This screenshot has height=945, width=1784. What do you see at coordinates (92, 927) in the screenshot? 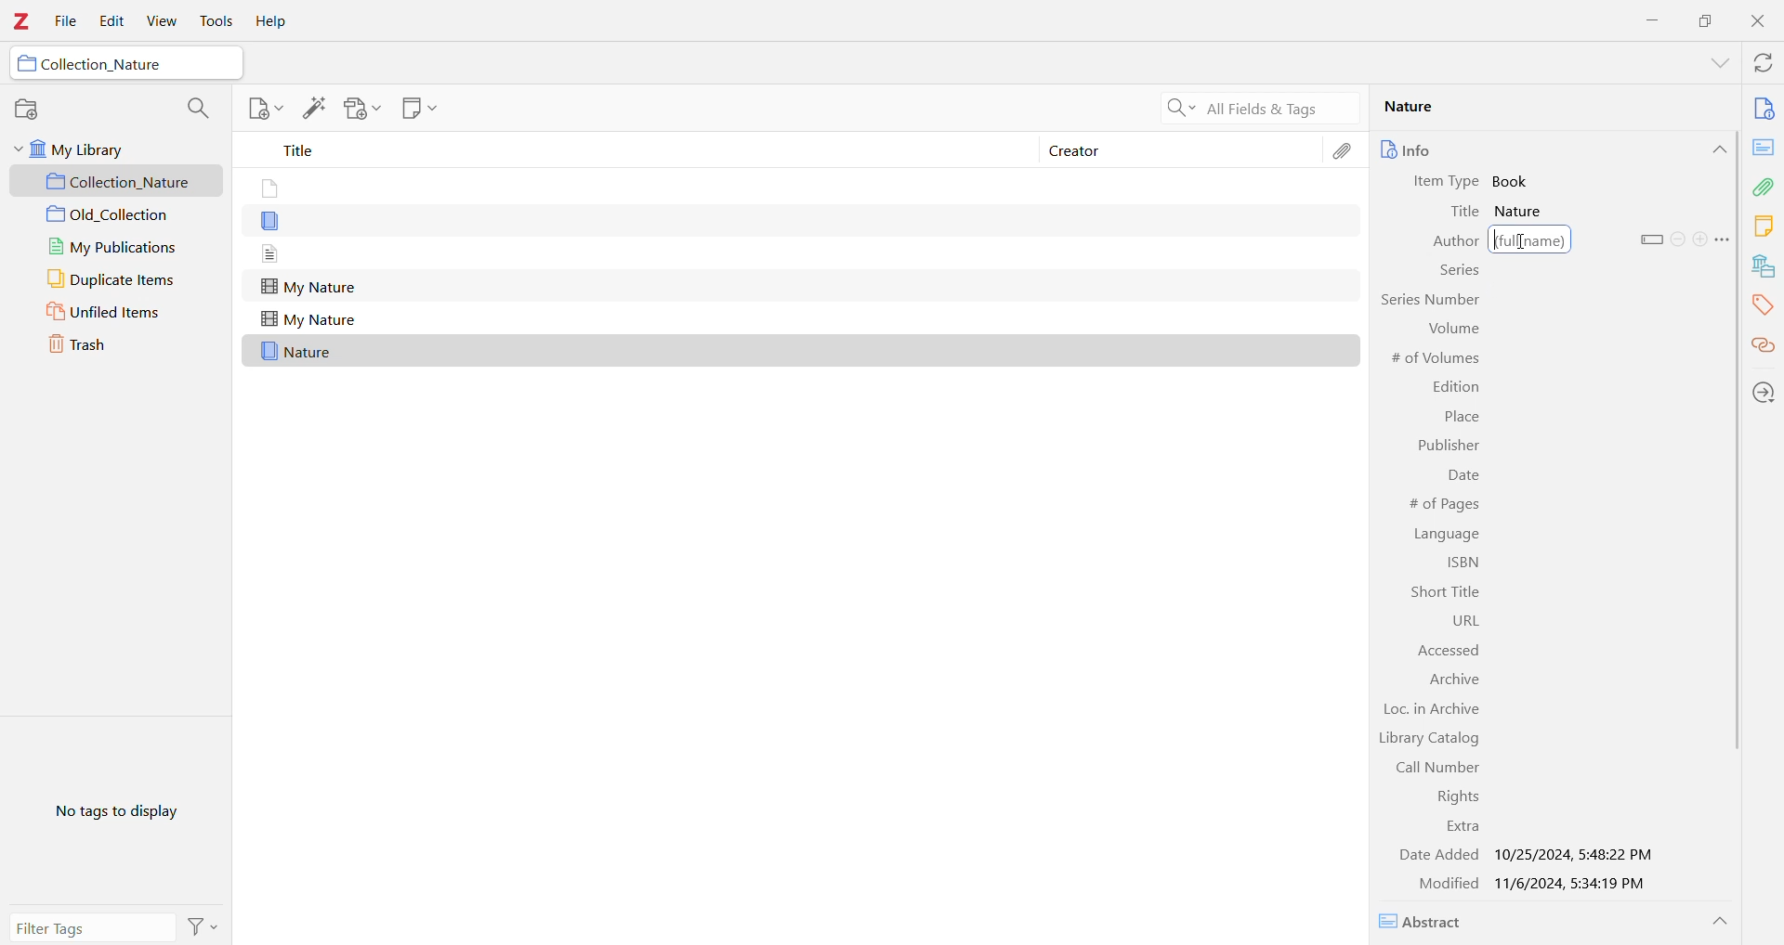
I see `Filter Tags` at bounding box center [92, 927].